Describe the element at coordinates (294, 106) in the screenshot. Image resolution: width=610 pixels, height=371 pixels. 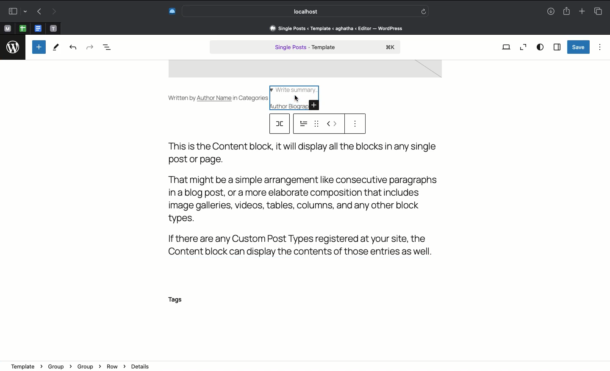
I see `Author biography` at that location.